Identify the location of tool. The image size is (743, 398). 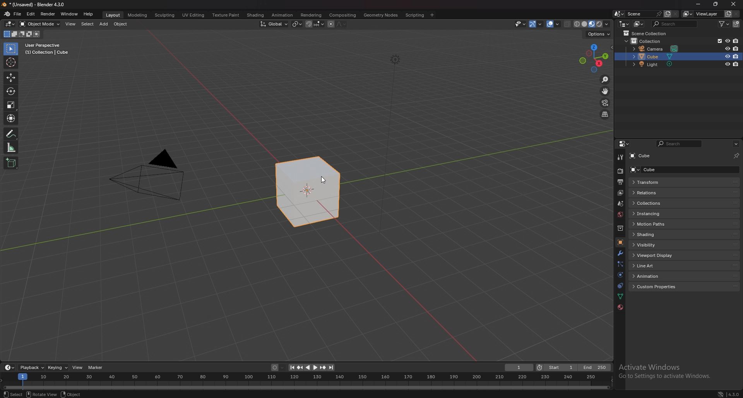
(619, 158).